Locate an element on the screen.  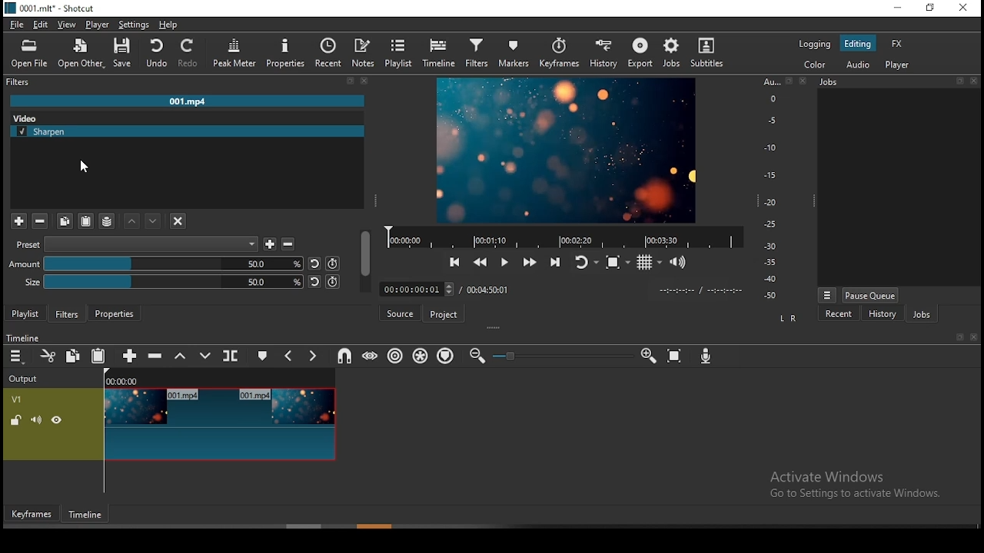
scrub while dragging is located at coordinates (371, 356).